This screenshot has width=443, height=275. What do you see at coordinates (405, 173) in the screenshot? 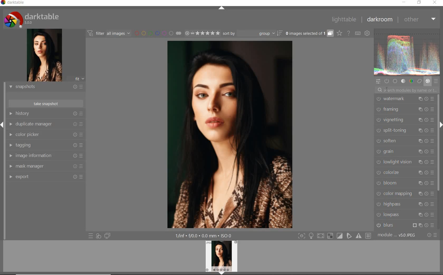
I see `colorize` at bounding box center [405, 173].